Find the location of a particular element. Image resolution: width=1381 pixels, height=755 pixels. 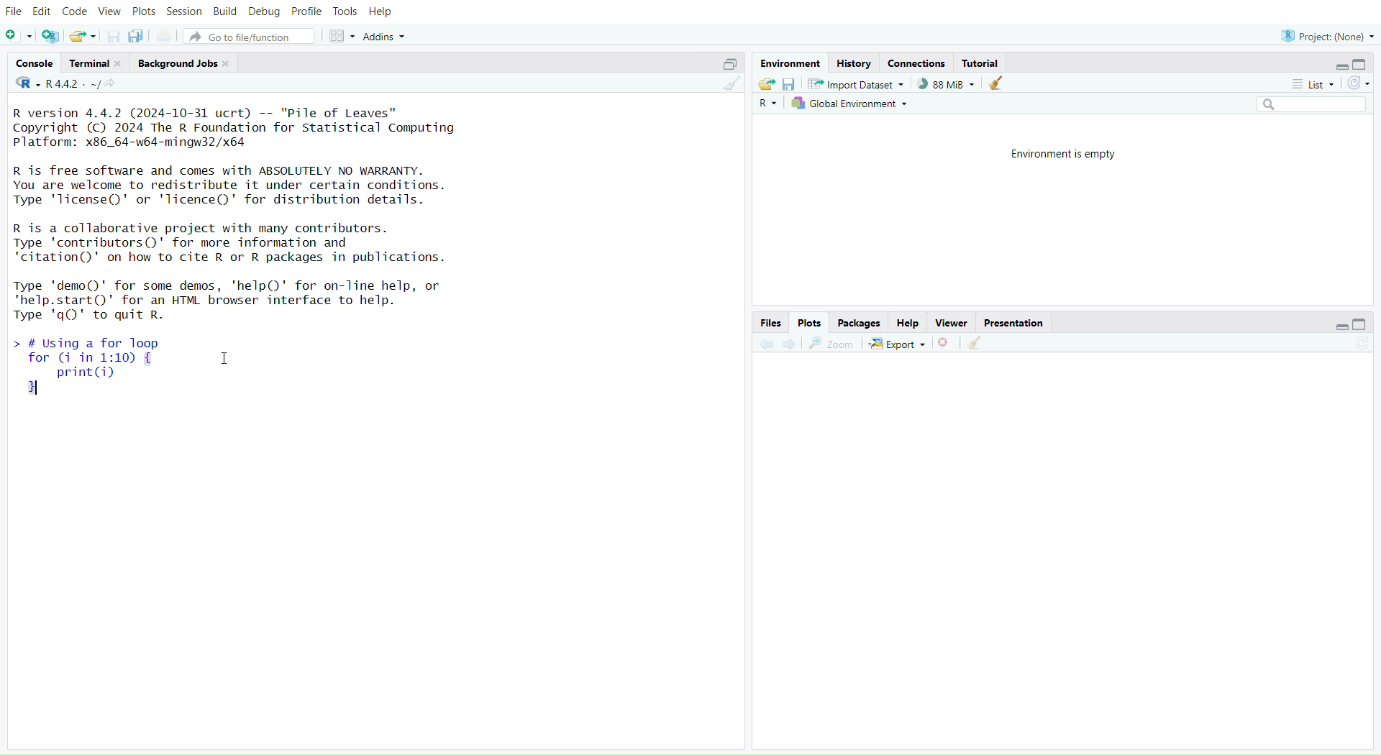

clear all plot is located at coordinates (977, 344).